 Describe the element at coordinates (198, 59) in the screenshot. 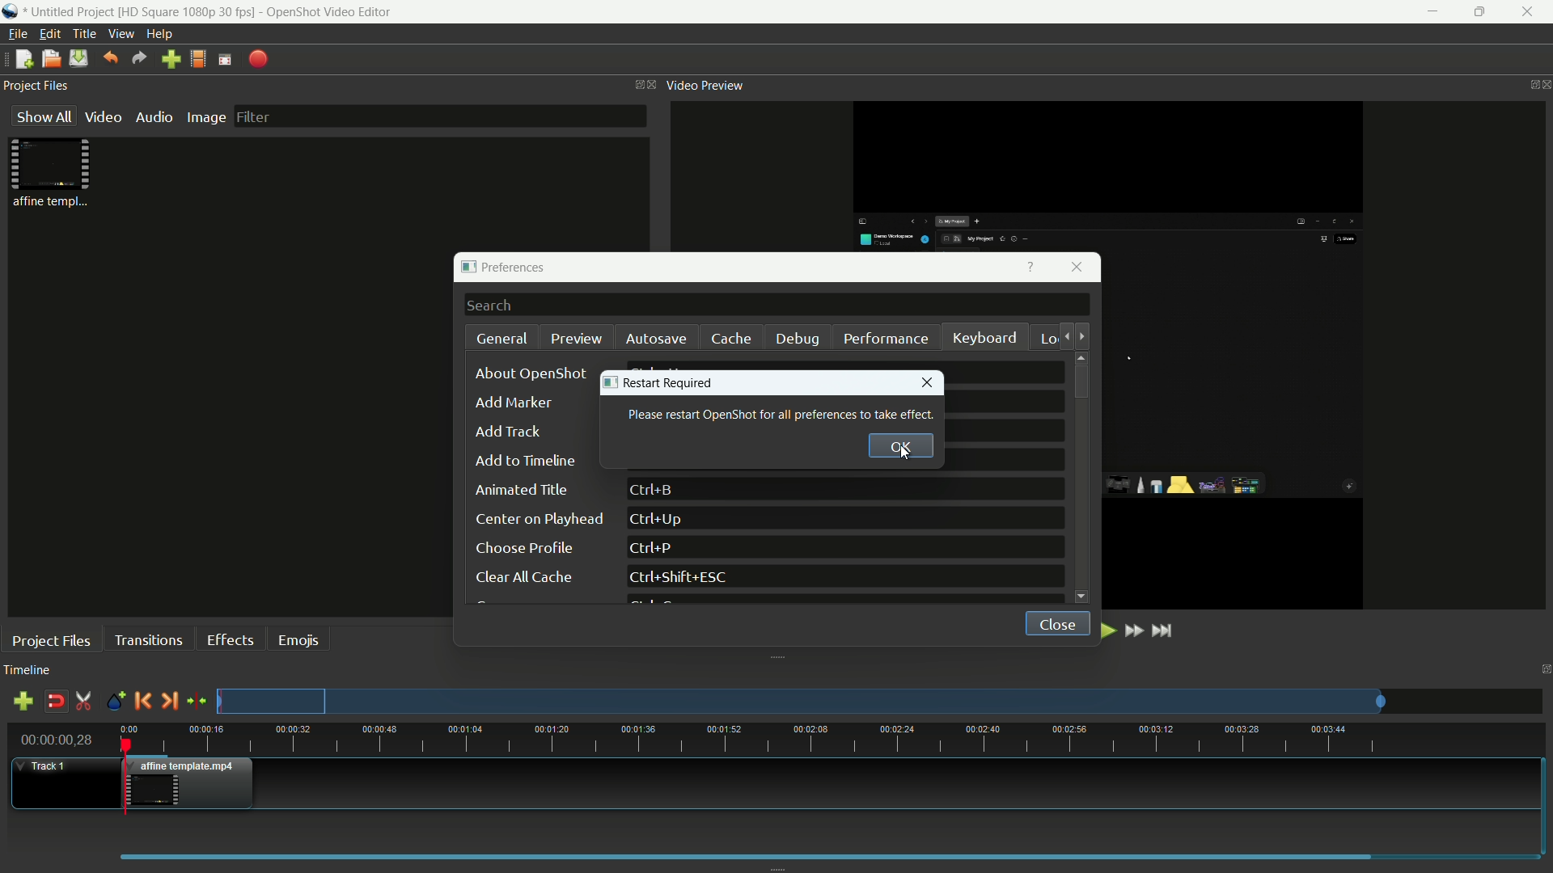

I see `profile` at that location.